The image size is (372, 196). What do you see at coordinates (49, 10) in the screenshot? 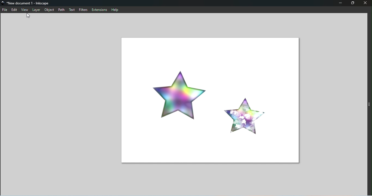
I see `Object` at bounding box center [49, 10].